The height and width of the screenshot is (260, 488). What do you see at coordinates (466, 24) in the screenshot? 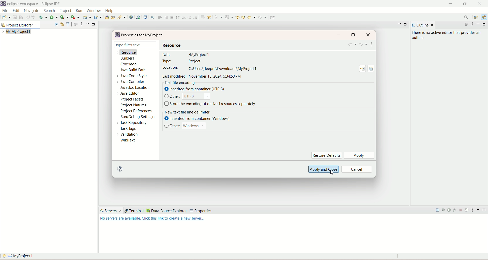
I see `focus on active task` at bounding box center [466, 24].